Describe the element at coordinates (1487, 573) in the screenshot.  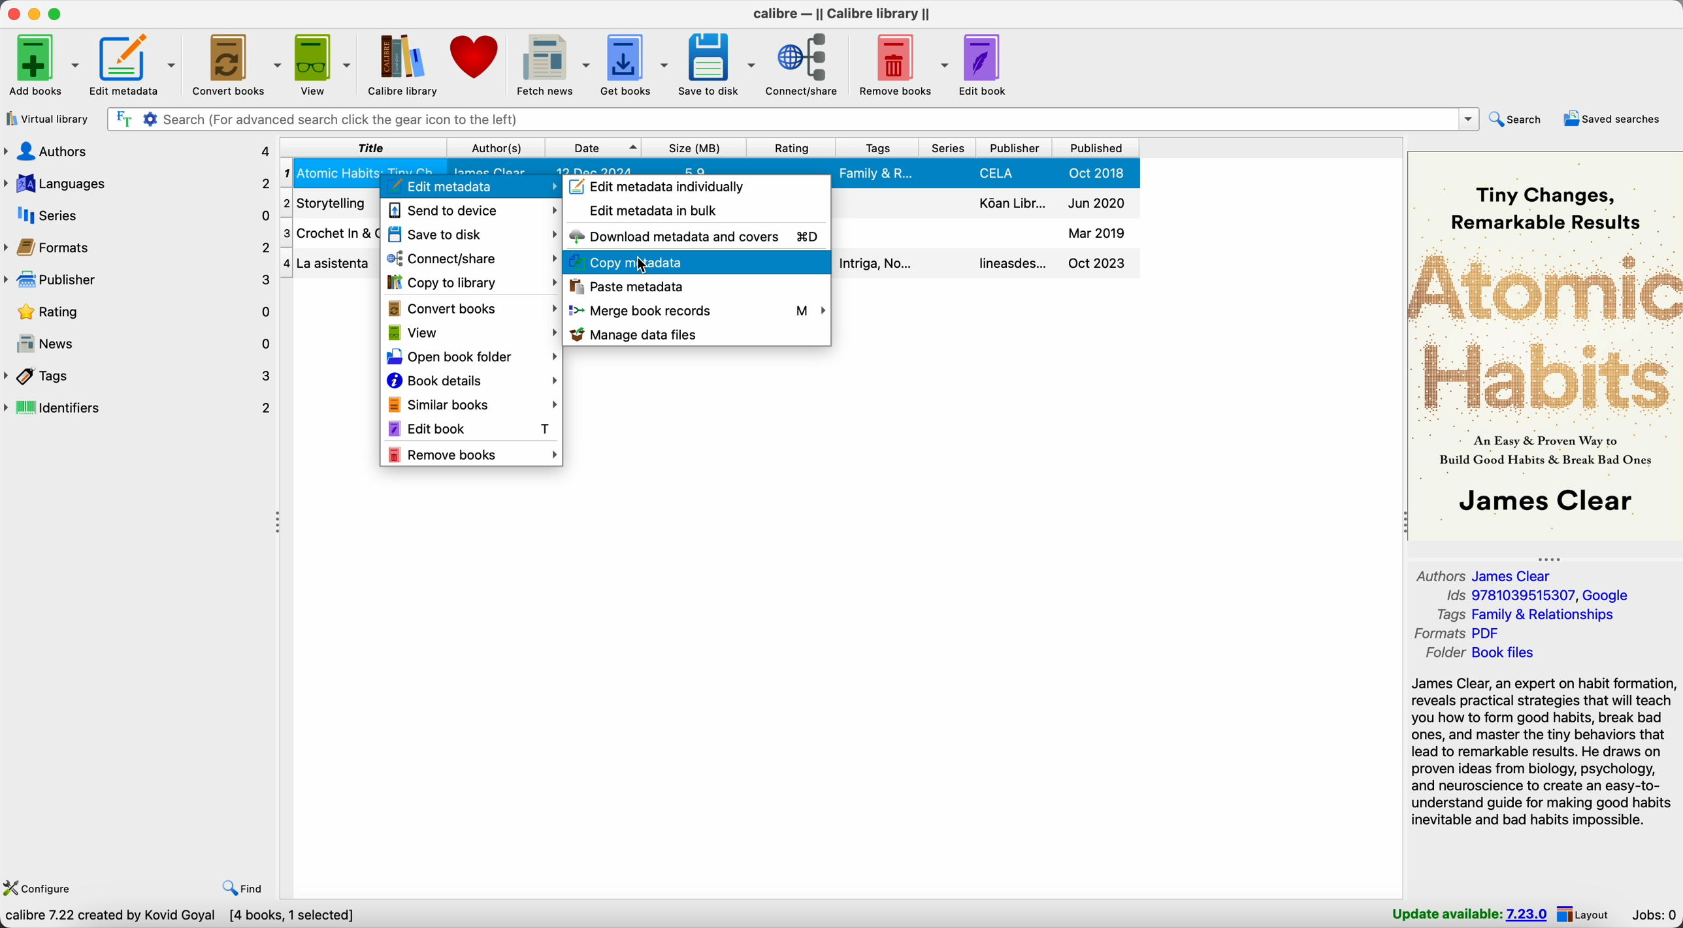
I see `authors` at that location.